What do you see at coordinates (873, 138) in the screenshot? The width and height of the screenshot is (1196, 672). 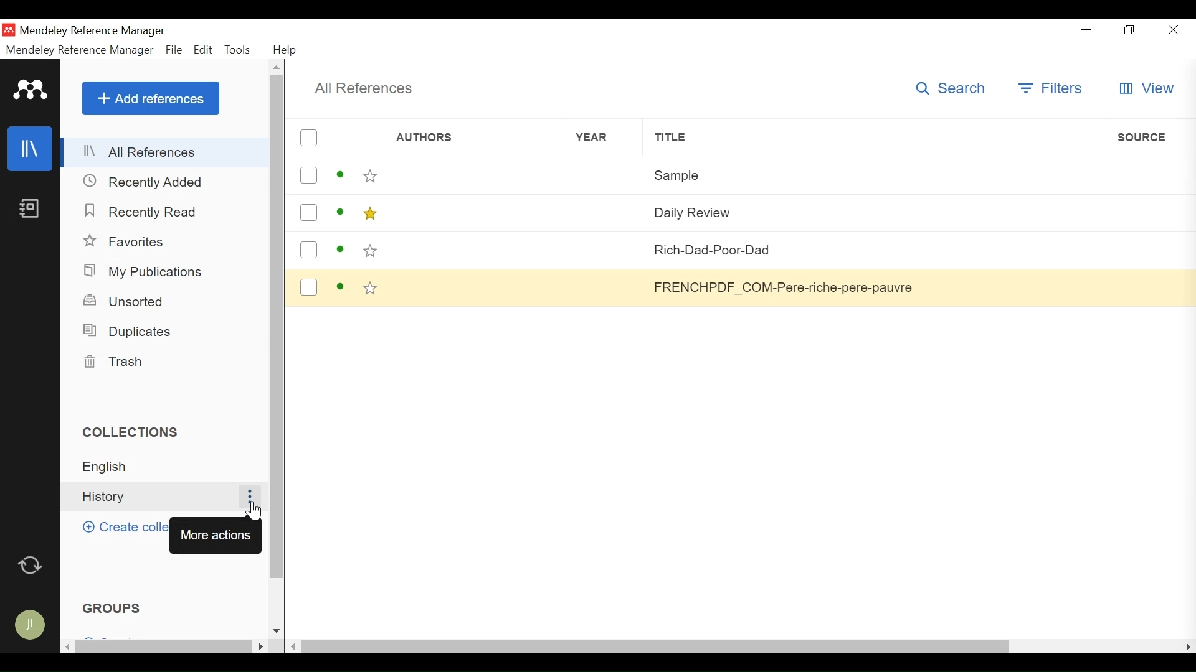 I see `Title` at bounding box center [873, 138].